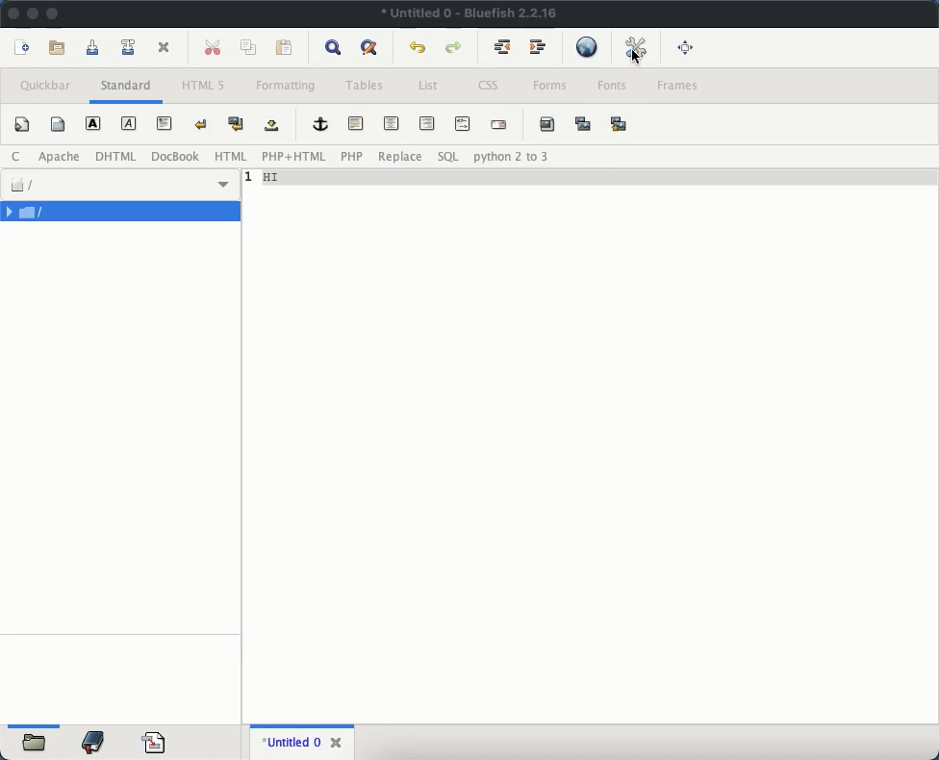 The width and height of the screenshot is (939, 760). What do you see at coordinates (202, 86) in the screenshot?
I see `html 5` at bounding box center [202, 86].